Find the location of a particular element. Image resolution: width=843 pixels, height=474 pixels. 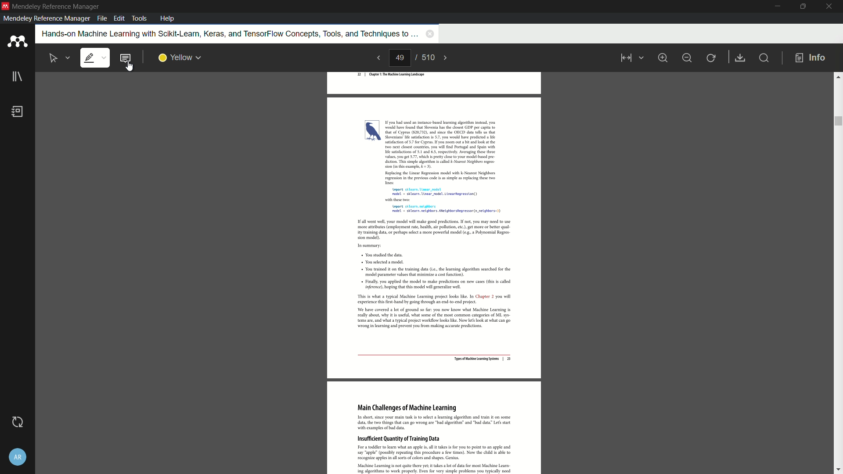

refresh is located at coordinates (712, 57).